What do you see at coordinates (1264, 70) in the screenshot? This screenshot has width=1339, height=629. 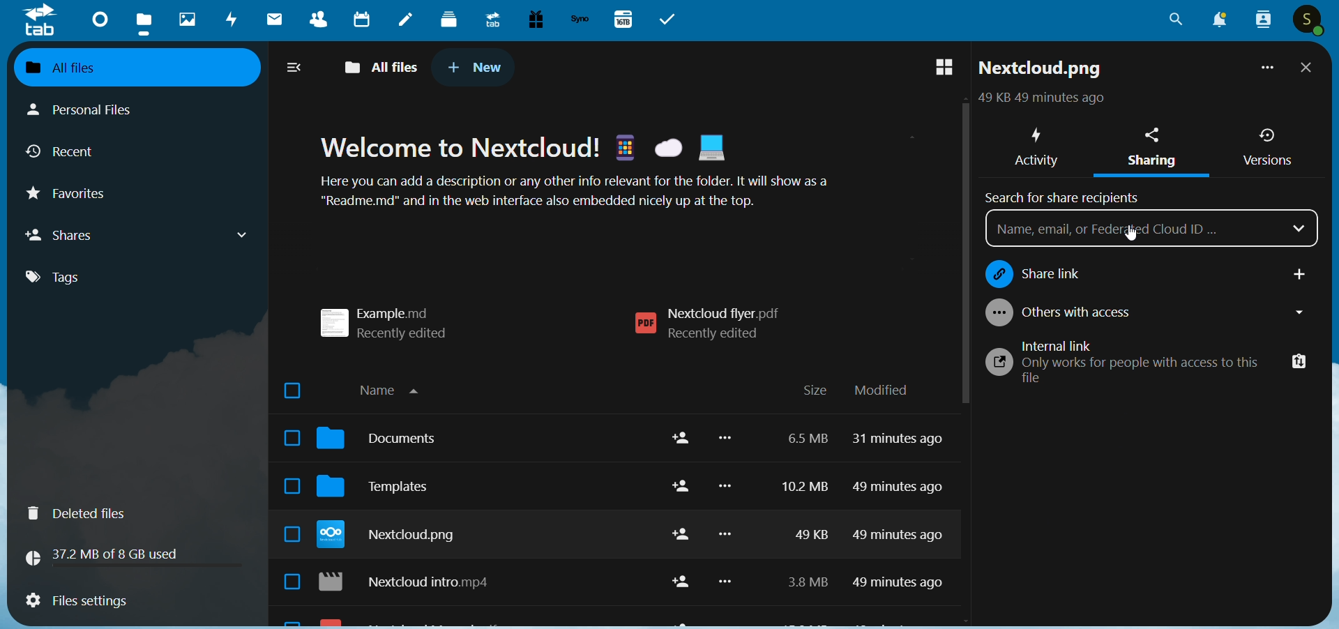 I see `more` at bounding box center [1264, 70].